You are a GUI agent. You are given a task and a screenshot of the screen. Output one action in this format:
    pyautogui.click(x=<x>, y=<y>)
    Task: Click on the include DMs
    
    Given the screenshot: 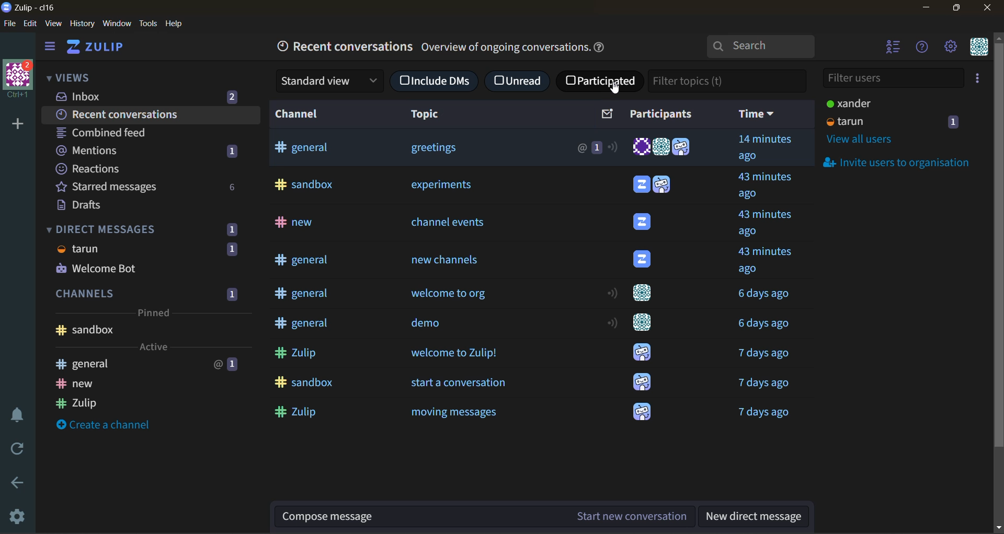 What is the action you would take?
    pyautogui.click(x=436, y=79)
    